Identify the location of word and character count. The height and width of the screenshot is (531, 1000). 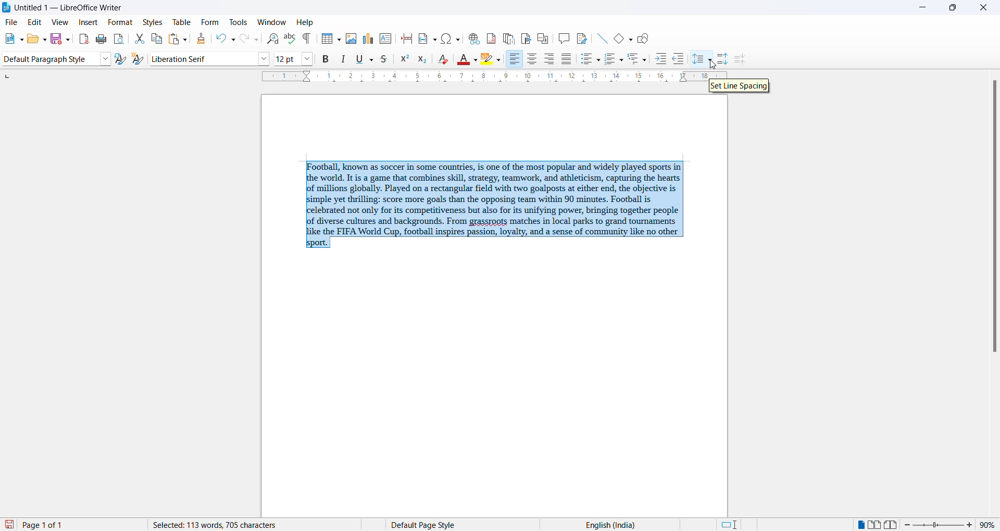
(224, 525).